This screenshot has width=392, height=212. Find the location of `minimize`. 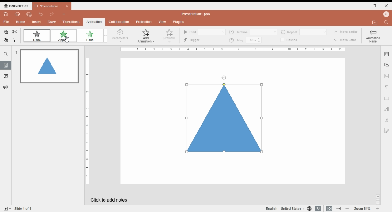

minimize is located at coordinates (363, 6).